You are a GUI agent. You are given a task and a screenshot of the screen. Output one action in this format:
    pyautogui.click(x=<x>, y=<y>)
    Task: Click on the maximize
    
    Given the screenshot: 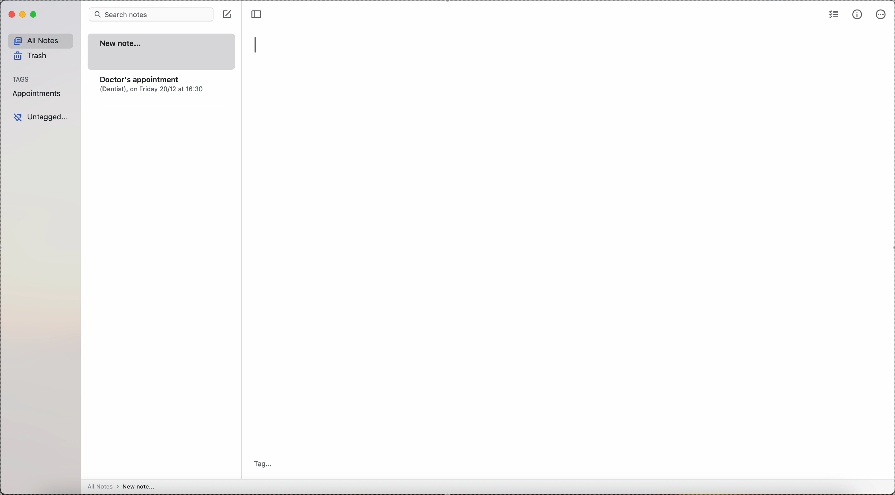 What is the action you would take?
    pyautogui.click(x=36, y=15)
    